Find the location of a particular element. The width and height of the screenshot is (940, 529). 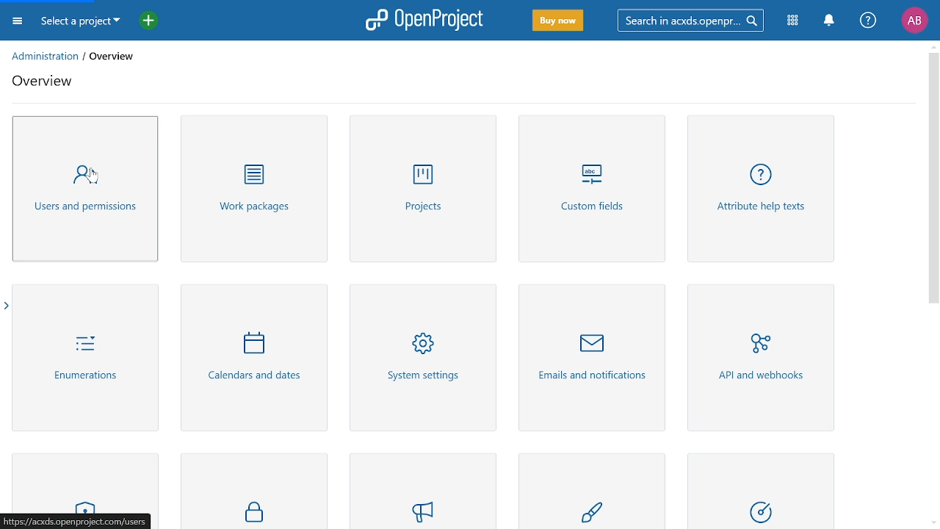

Projects is located at coordinates (422, 190).